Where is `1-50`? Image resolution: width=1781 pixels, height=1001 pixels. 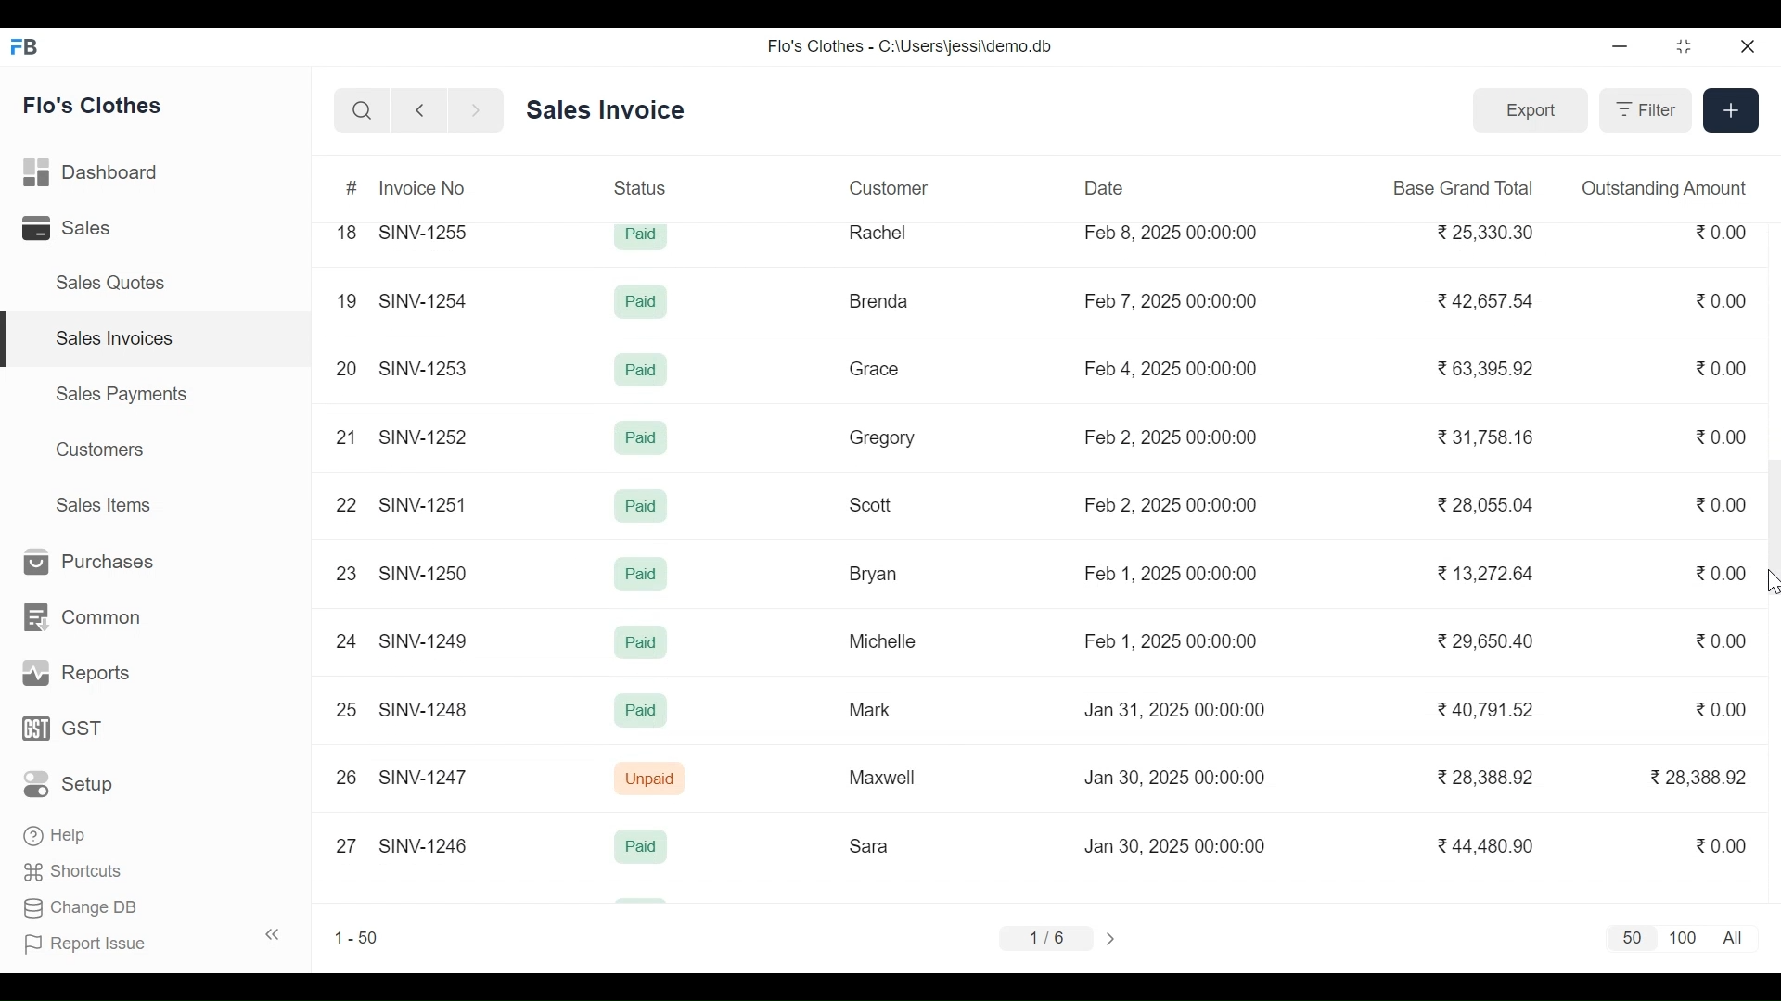 1-50 is located at coordinates (356, 937).